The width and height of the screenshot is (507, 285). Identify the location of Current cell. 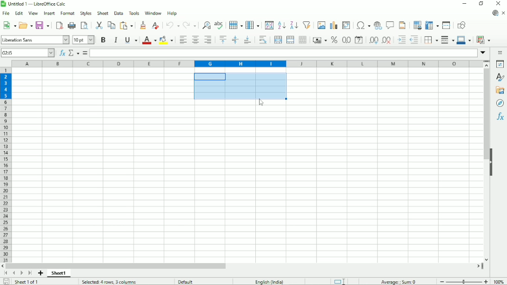
(27, 52).